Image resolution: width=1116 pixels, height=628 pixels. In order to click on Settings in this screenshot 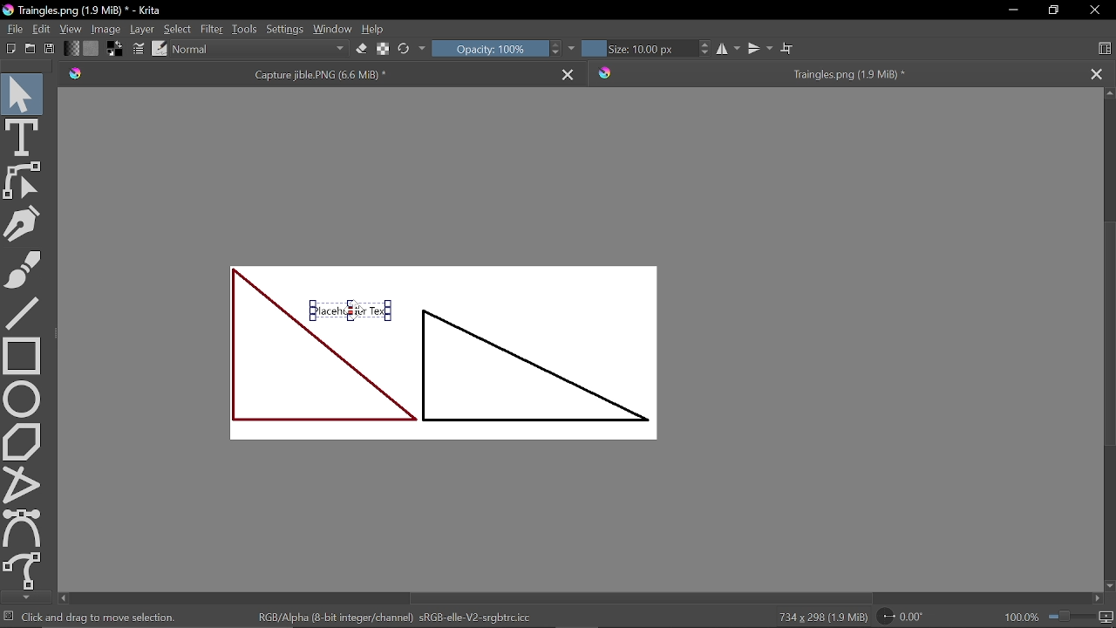, I will do `click(284, 28)`.